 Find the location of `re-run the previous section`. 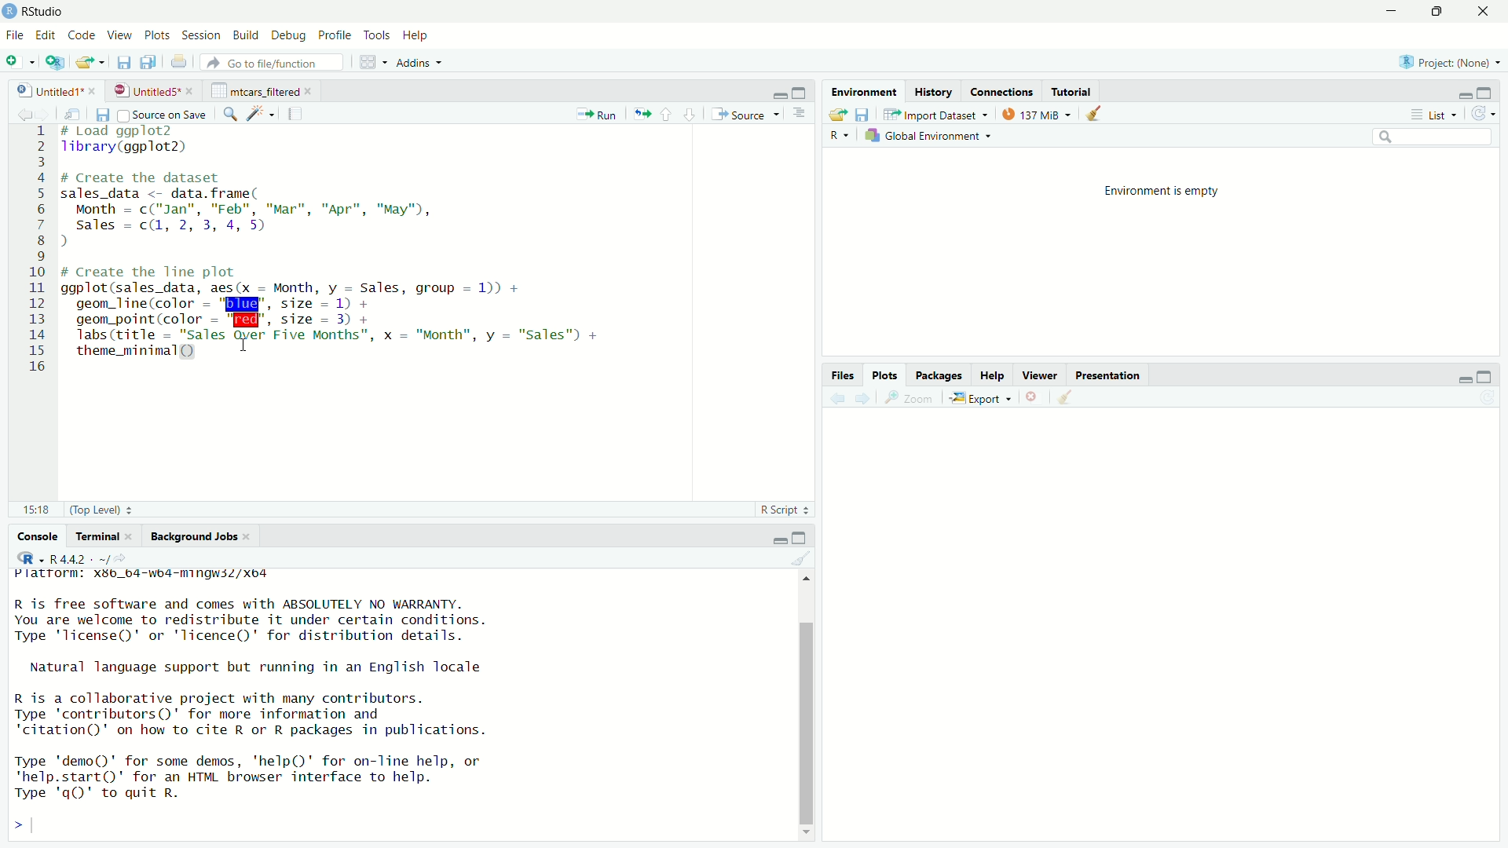

re-run the previous section is located at coordinates (642, 114).